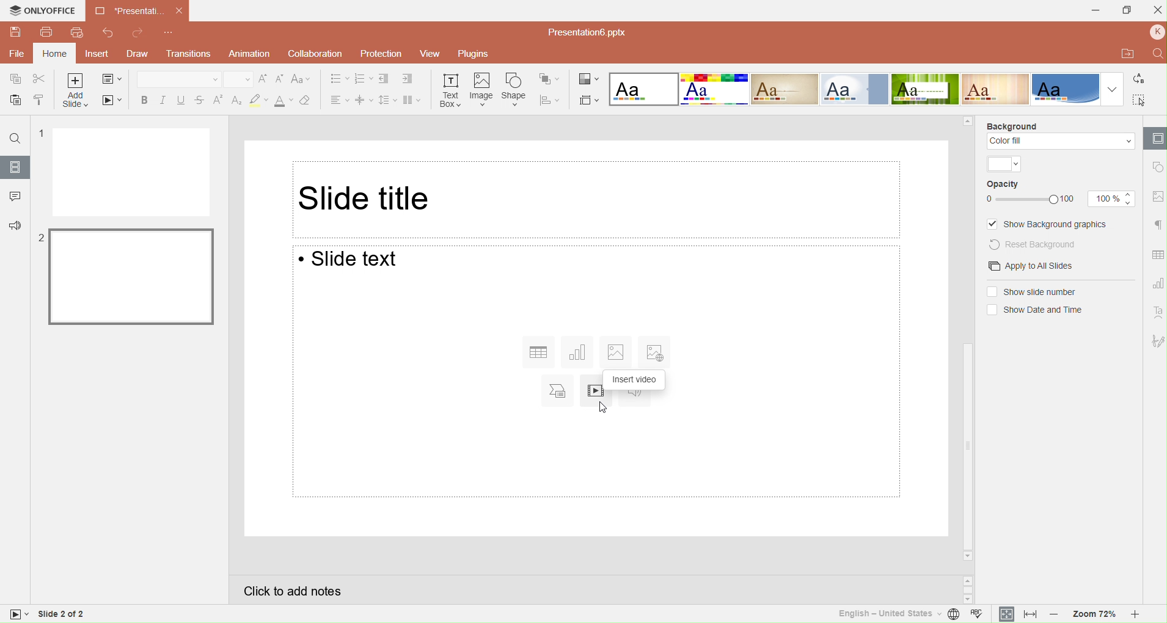 This screenshot has height=623, width=1167. I want to click on Horizontal align, so click(337, 100).